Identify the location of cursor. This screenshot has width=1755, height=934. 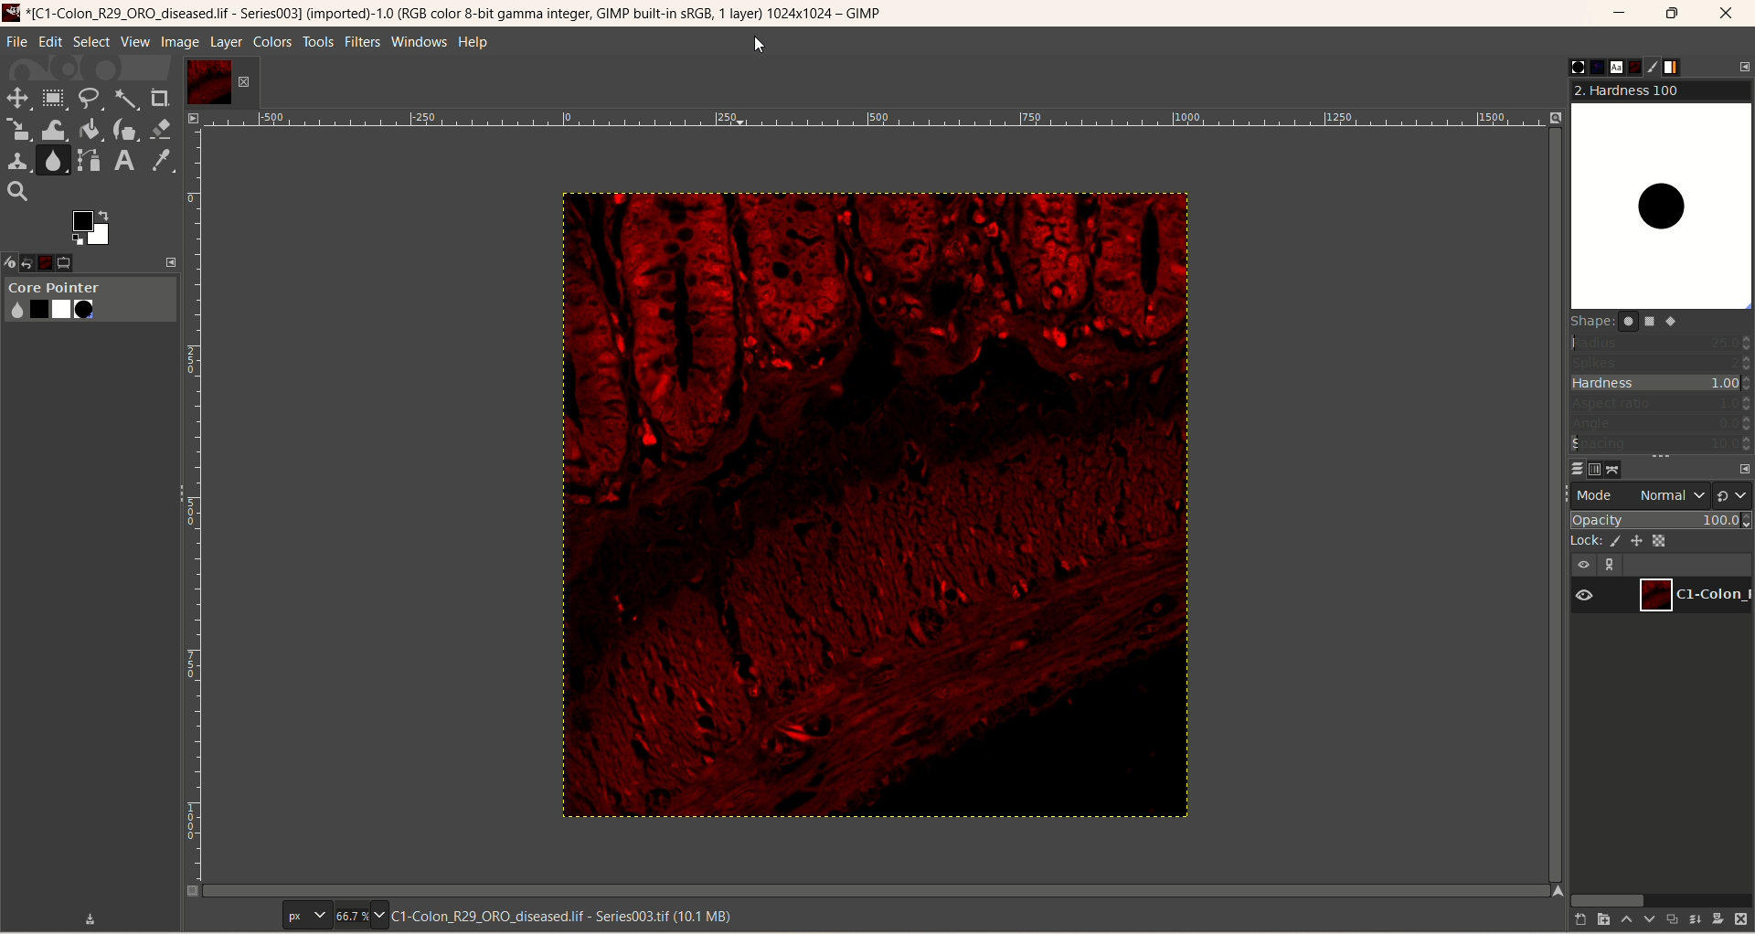
(759, 46).